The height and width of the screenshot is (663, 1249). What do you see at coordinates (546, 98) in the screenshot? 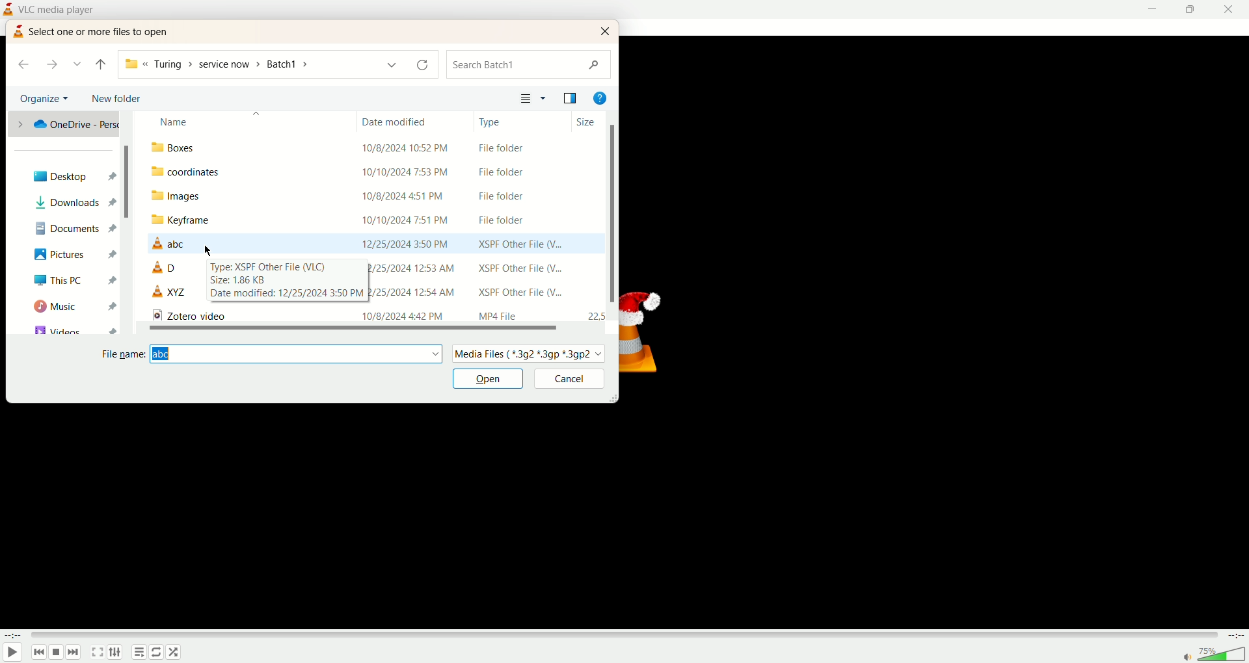
I see `options` at bounding box center [546, 98].